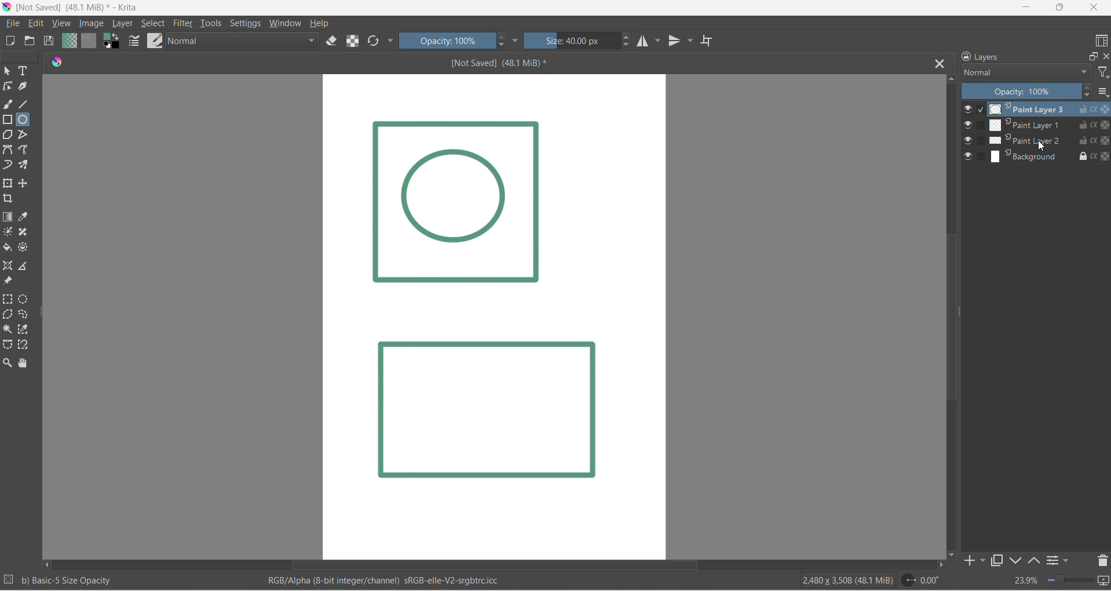 This screenshot has height=591, width=1111. I want to click on [Not Saved] (48.1 Mib)* - Krita, so click(84, 8).